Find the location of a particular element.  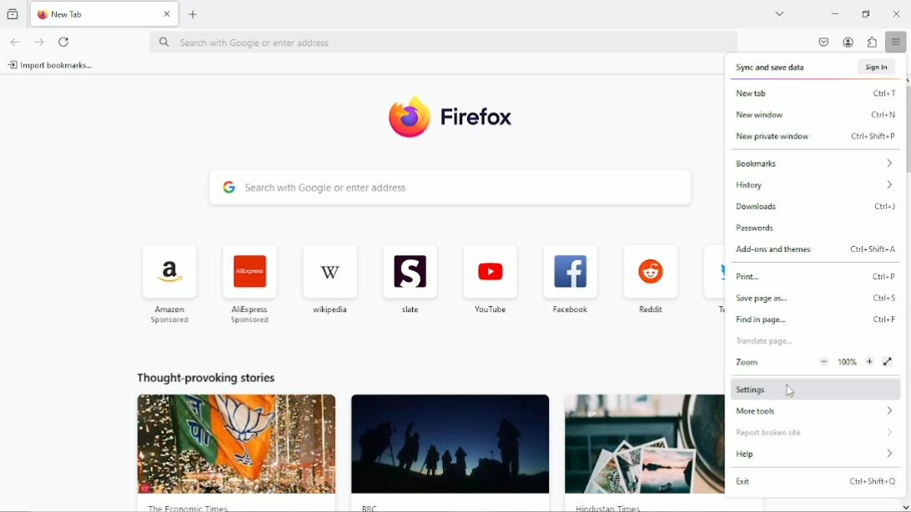

minimize is located at coordinates (836, 13).